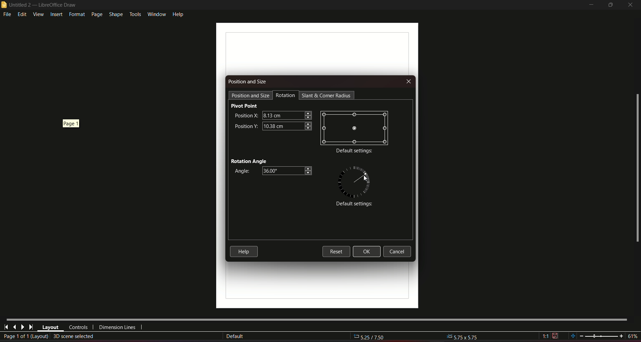  Describe the element at coordinates (365, 179) in the screenshot. I see `Cursor` at that location.